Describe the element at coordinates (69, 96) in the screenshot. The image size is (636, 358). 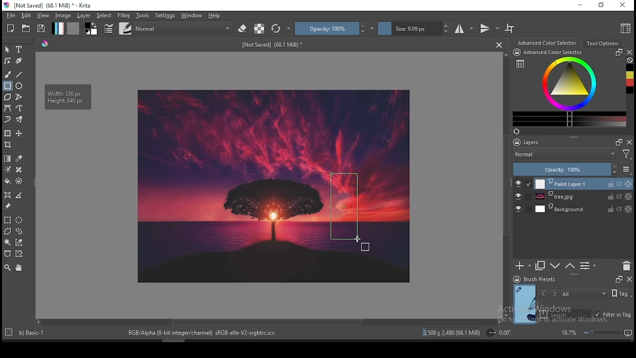
I see `width and height` at that location.